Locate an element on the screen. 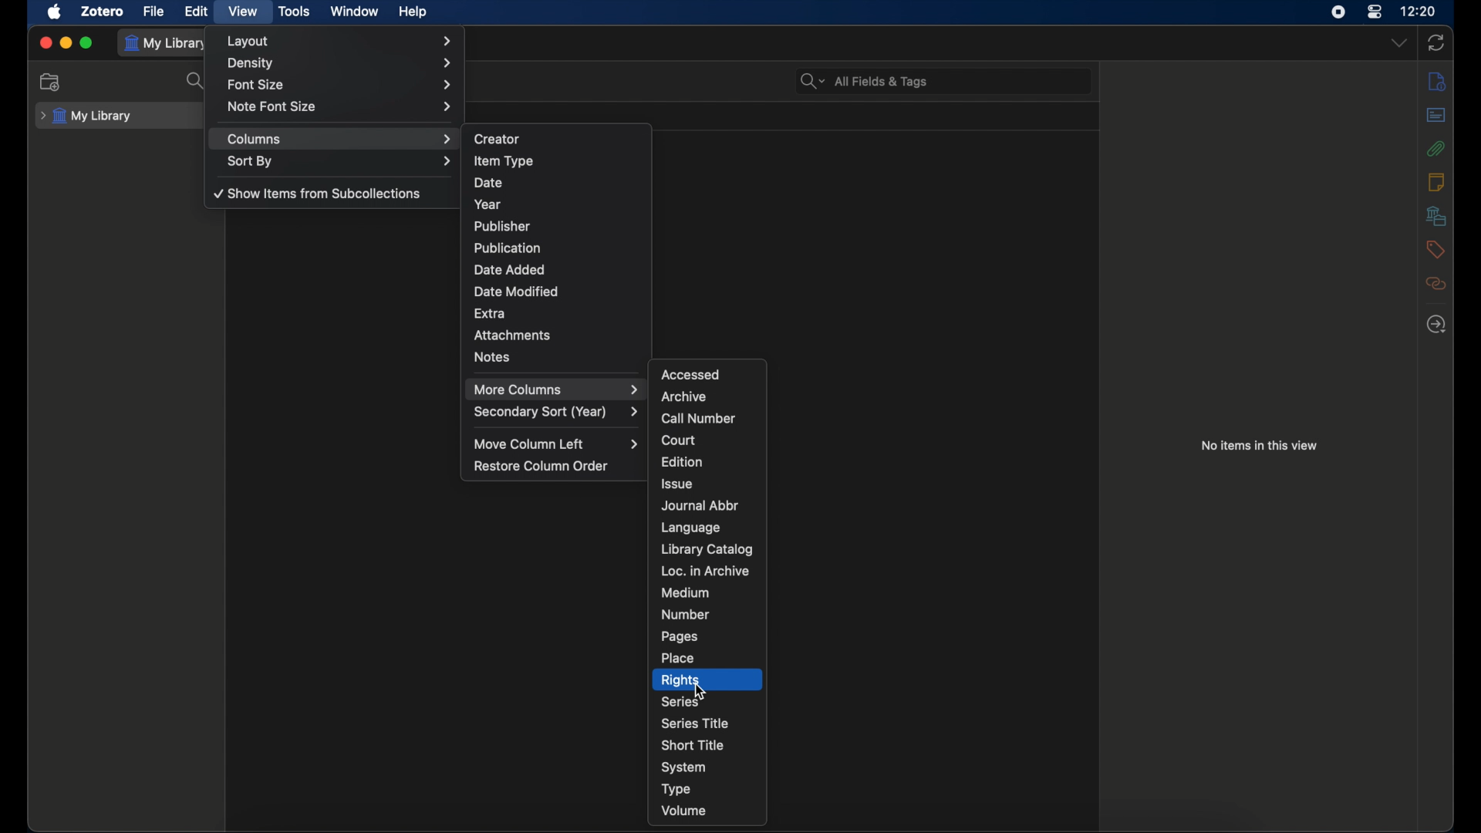 This screenshot has height=833, width=1481. zotero is located at coordinates (103, 12).